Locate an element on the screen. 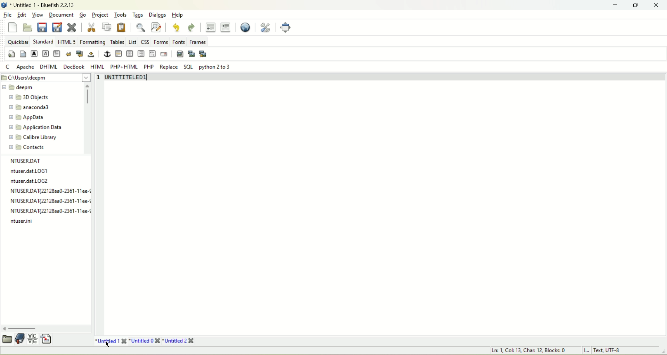 The image size is (667, 355). title0 is located at coordinates (147, 341).